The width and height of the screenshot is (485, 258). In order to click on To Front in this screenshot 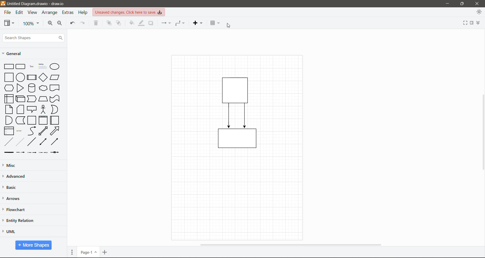, I will do `click(108, 23)`.